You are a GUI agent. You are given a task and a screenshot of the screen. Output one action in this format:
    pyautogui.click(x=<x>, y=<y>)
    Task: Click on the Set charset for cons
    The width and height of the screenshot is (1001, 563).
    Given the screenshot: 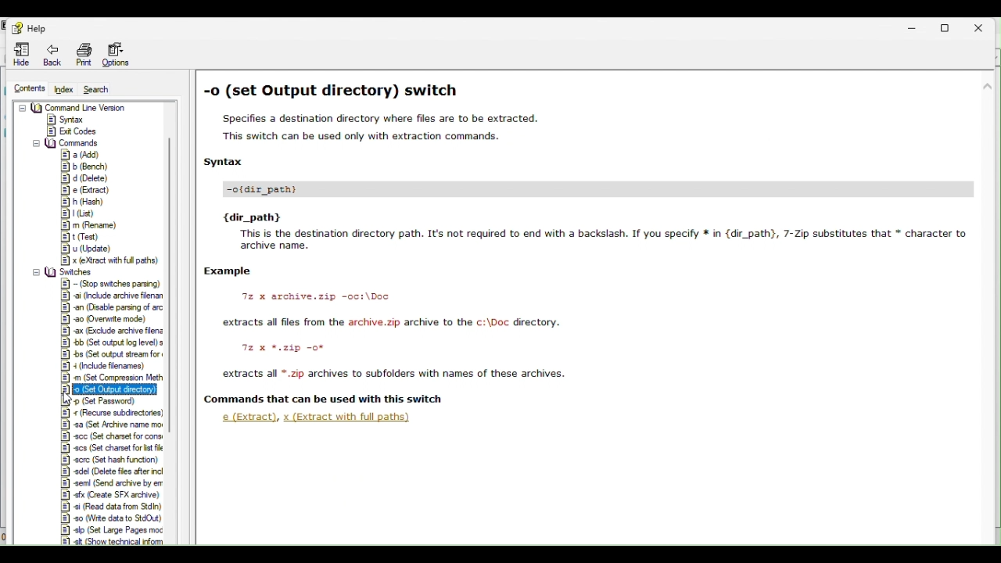 What is the action you would take?
    pyautogui.click(x=111, y=436)
    